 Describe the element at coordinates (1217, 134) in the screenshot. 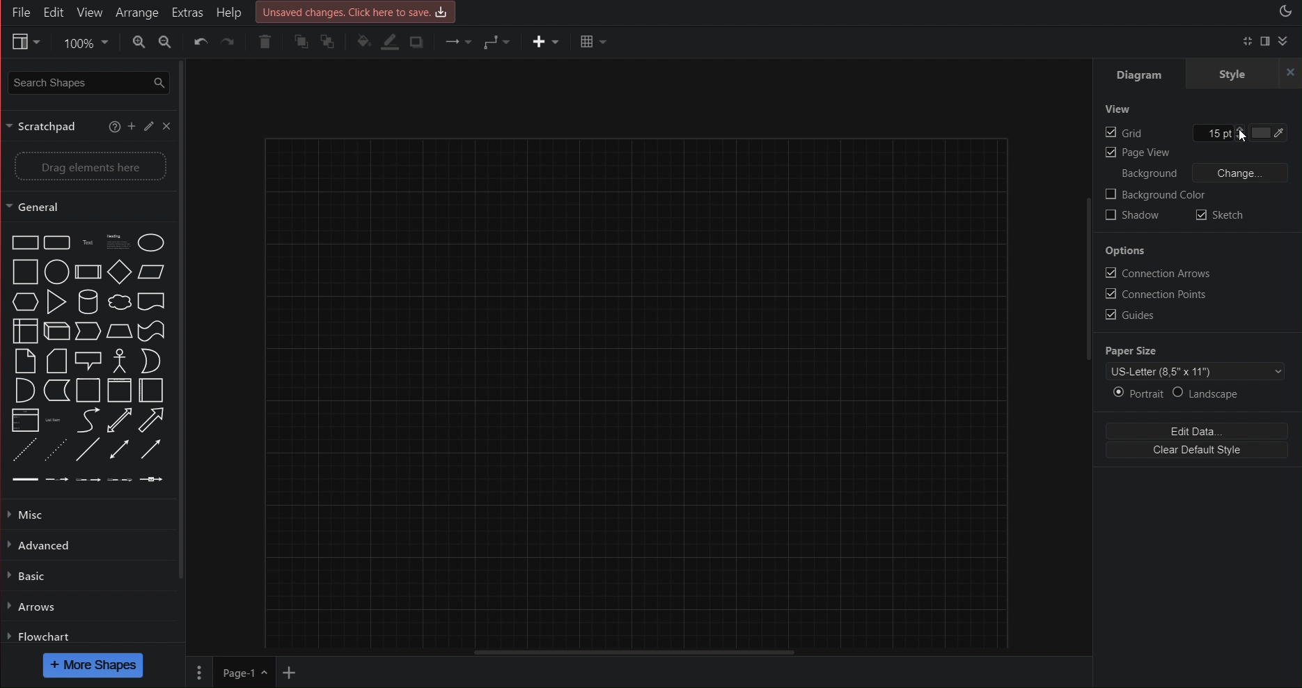

I see `15pt grid size` at that location.